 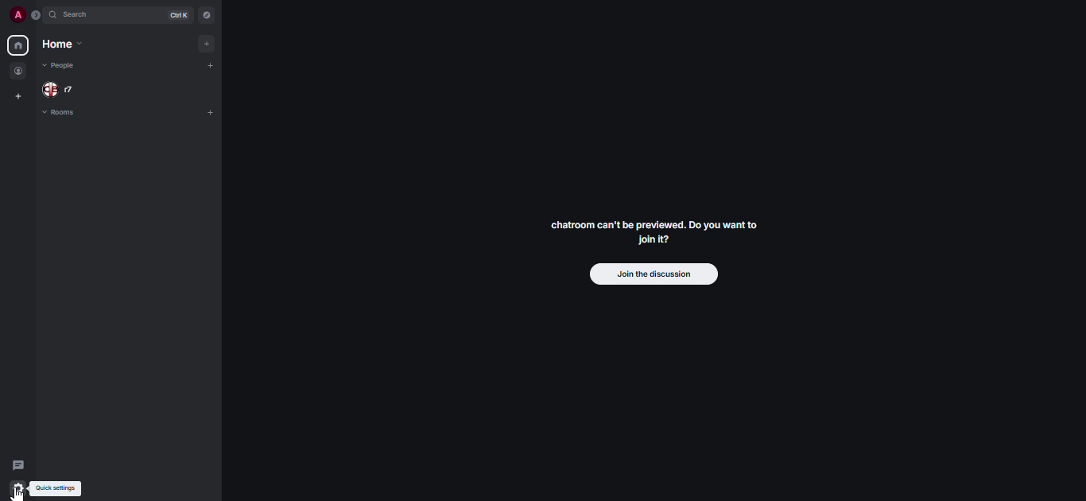 What do you see at coordinates (14, 17) in the screenshot?
I see `profile` at bounding box center [14, 17].